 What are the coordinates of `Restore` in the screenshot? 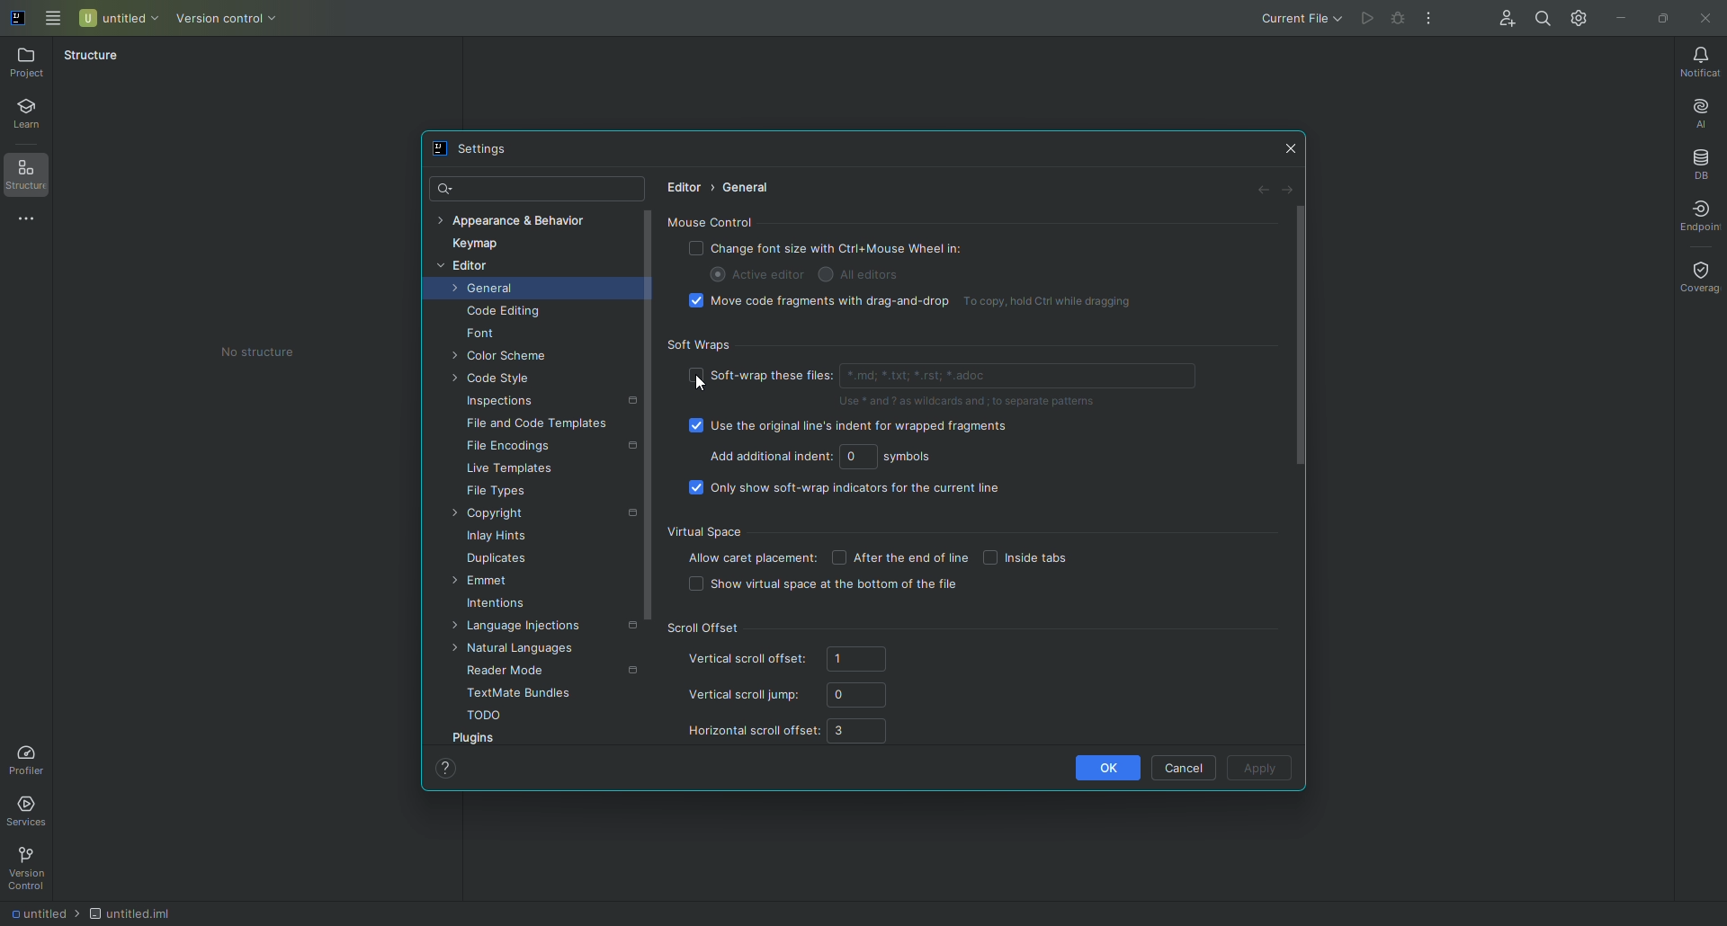 It's located at (1660, 16).